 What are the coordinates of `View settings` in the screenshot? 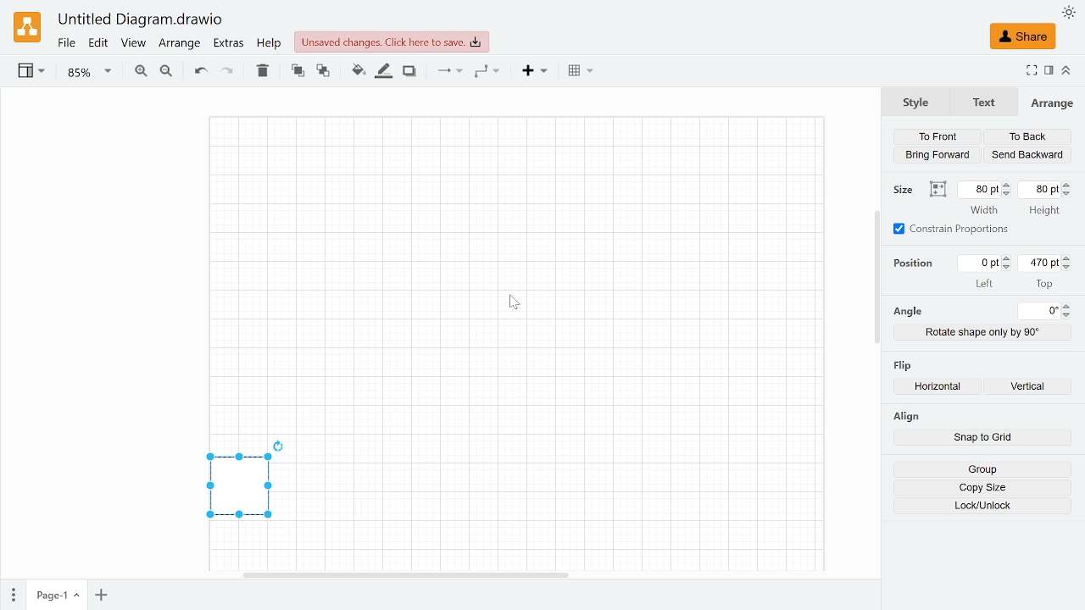 It's located at (30, 72).